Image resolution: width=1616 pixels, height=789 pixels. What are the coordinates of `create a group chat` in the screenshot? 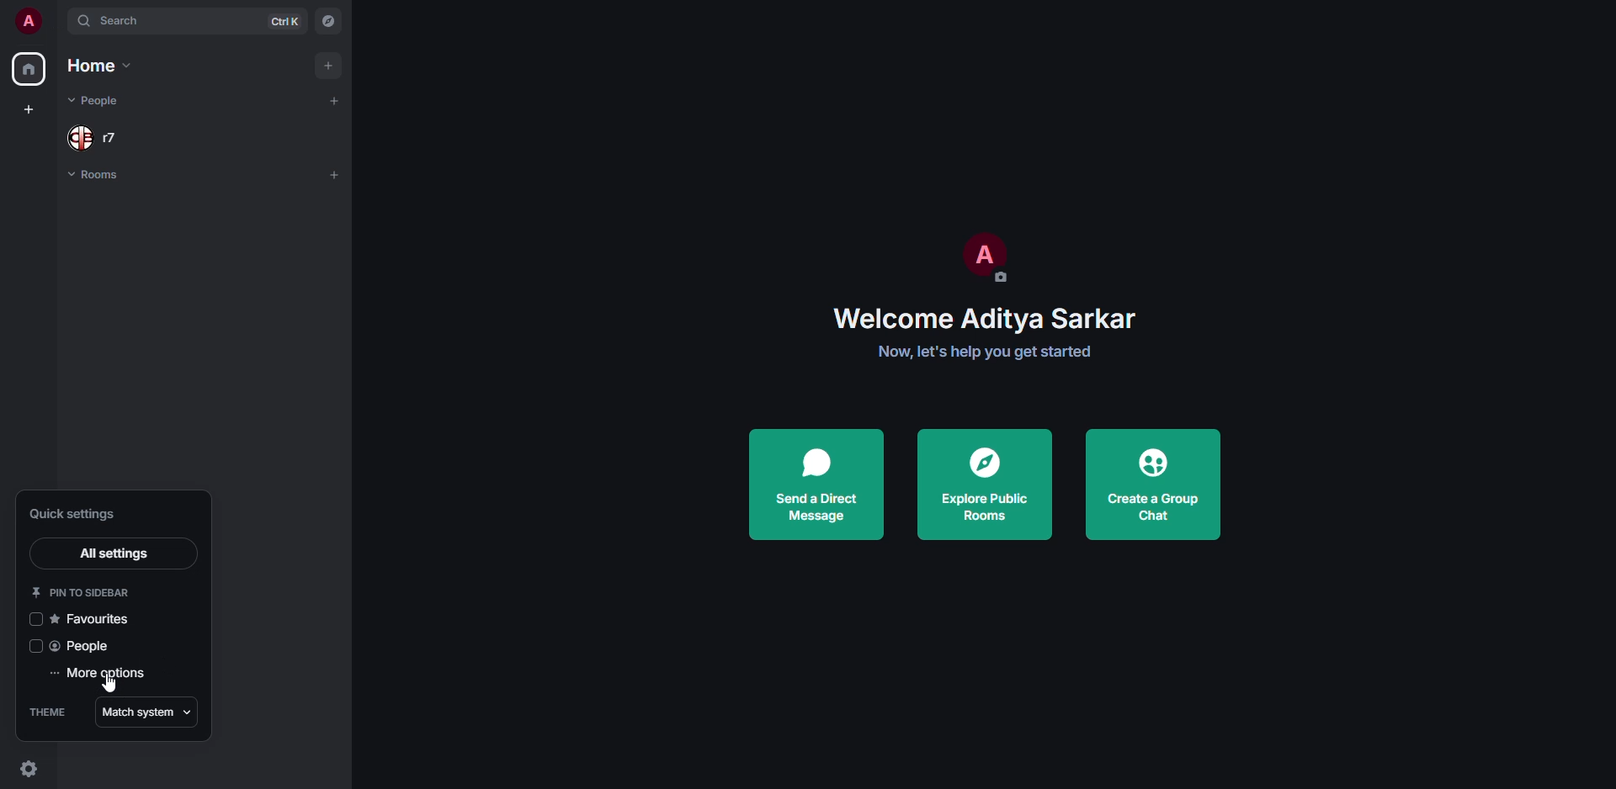 It's located at (1152, 484).